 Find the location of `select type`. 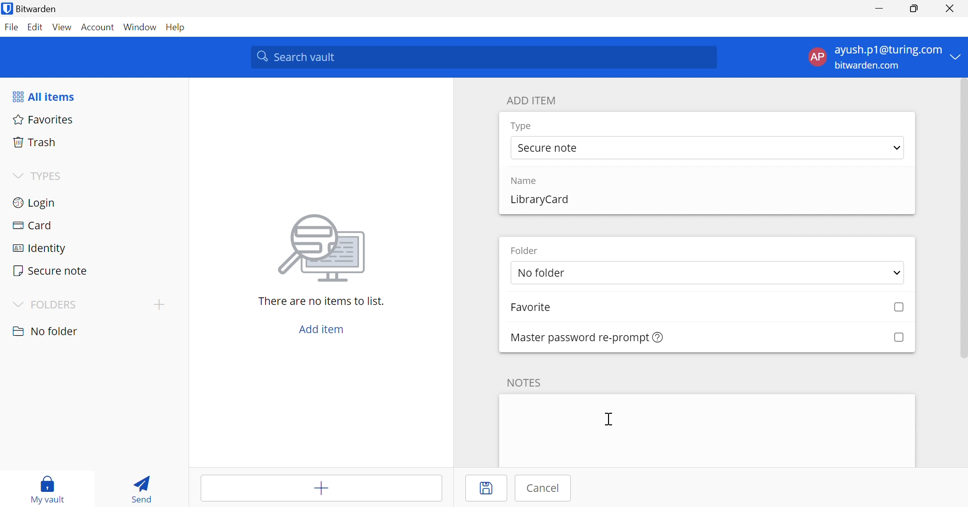

select type is located at coordinates (707, 148).